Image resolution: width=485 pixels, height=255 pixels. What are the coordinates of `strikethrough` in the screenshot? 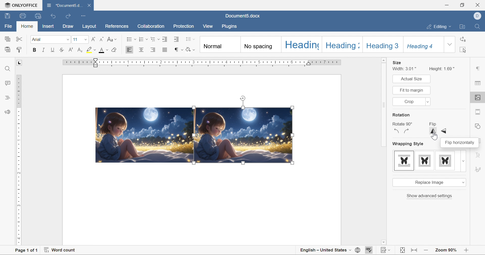 It's located at (62, 50).